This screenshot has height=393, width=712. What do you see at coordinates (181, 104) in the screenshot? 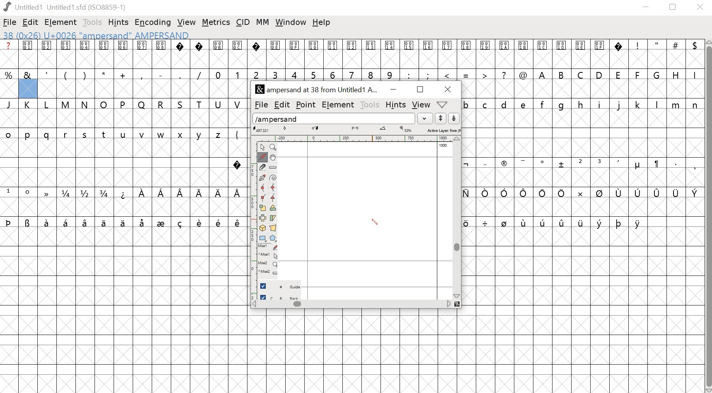
I see `S` at bounding box center [181, 104].